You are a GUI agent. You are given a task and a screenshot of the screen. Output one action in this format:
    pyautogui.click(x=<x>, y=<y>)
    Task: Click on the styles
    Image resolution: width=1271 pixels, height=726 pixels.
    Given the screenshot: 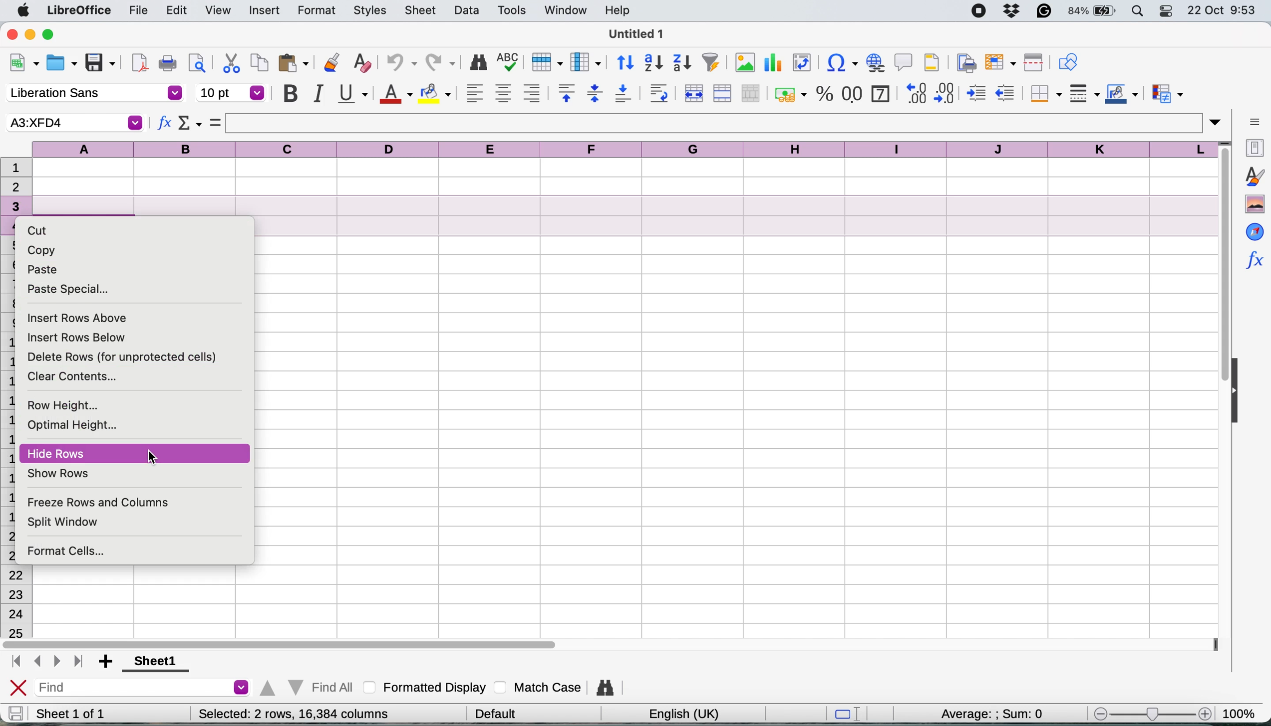 What is the action you would take?
    pyautogui.click(x=1254, y=176)
    